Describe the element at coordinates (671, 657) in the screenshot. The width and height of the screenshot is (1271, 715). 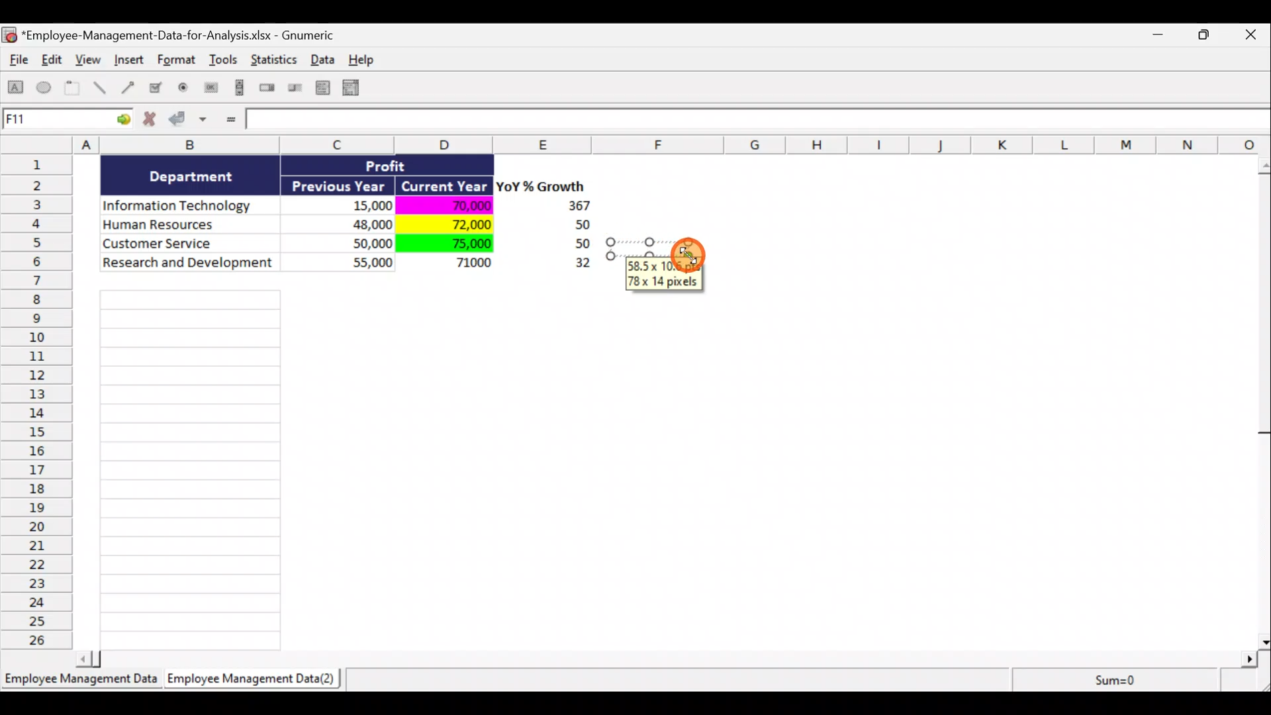
I see `Scroll bar` at that location.